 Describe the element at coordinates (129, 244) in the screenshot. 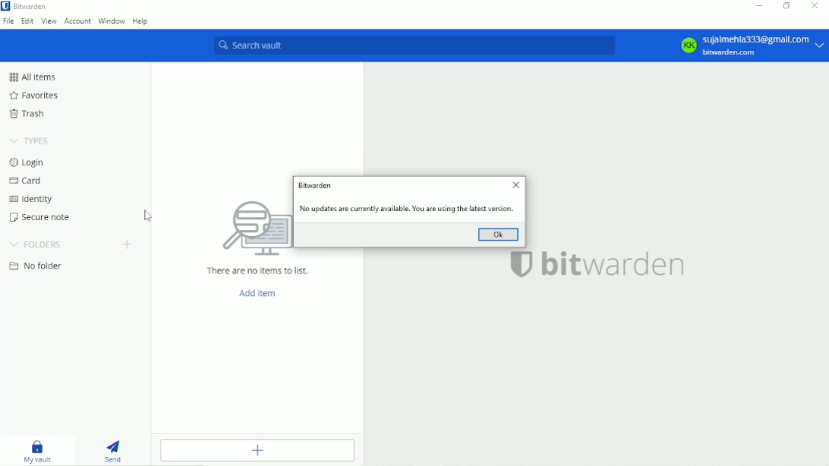

I see `Create folder` at that location.